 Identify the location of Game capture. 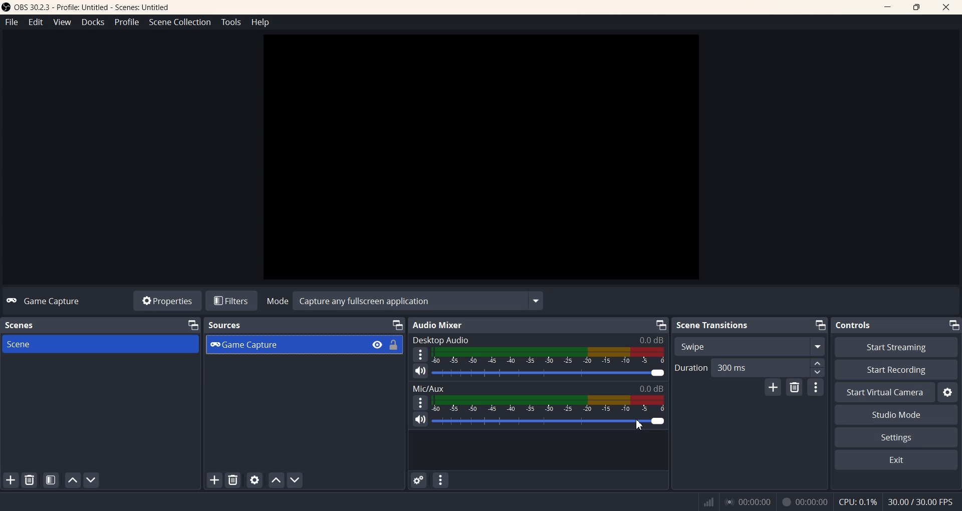
(306, 344).